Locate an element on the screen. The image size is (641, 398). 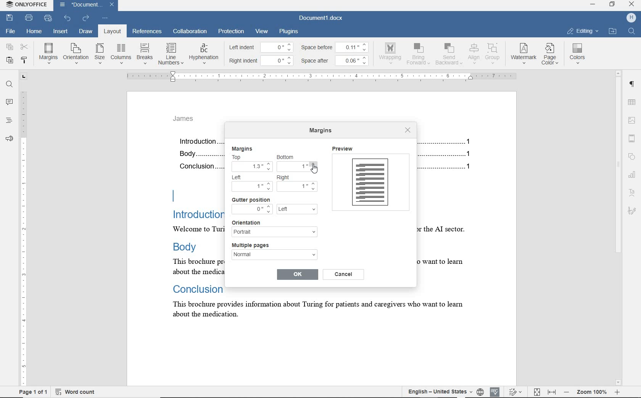
top is located at coordinates (241, 157).